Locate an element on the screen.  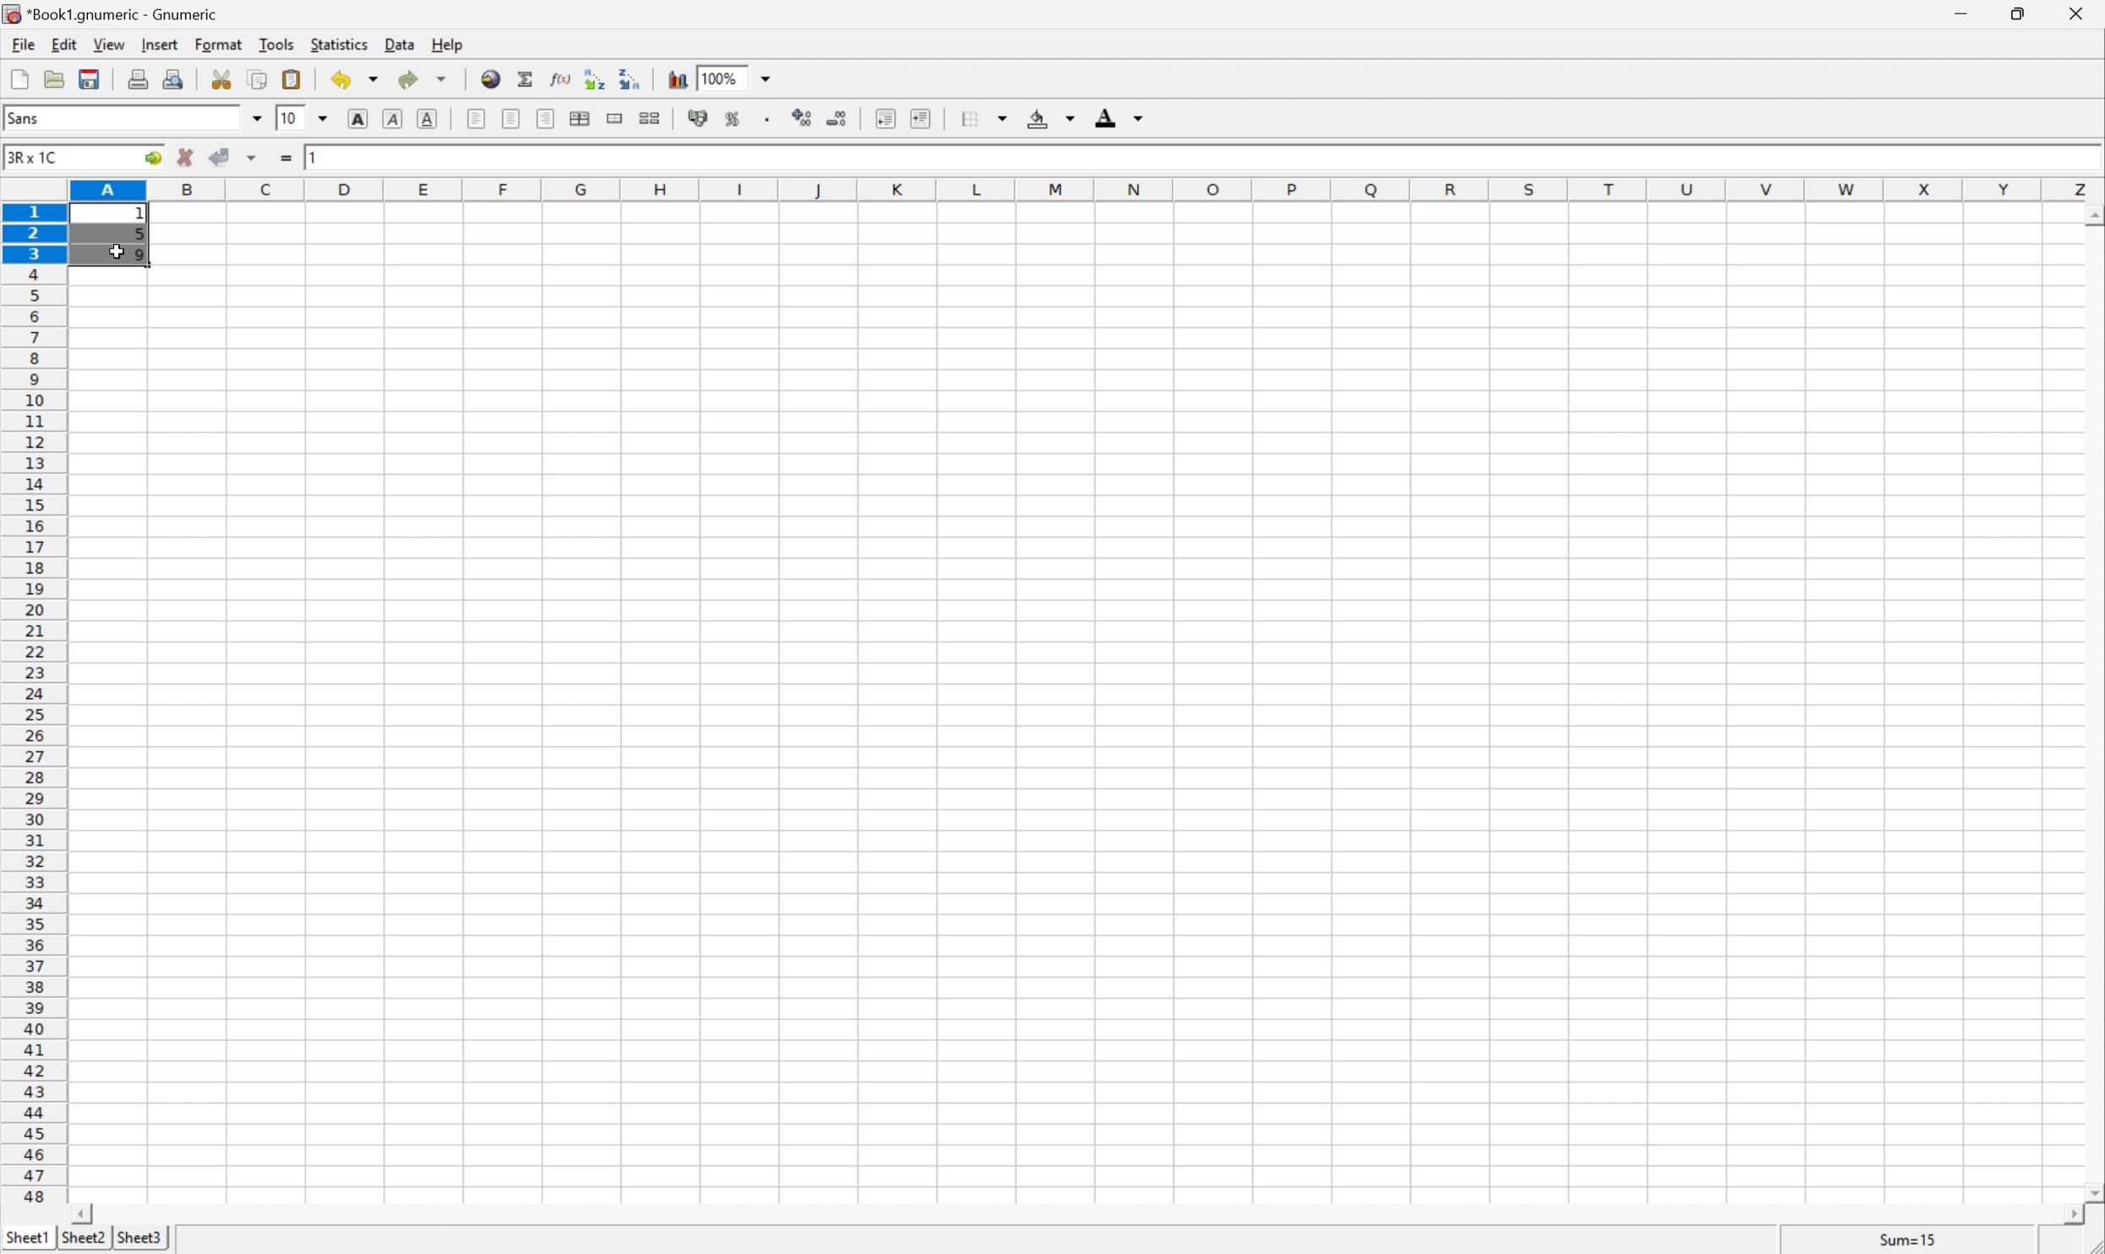
merge a range of cells is located at coordinates (620, 118).